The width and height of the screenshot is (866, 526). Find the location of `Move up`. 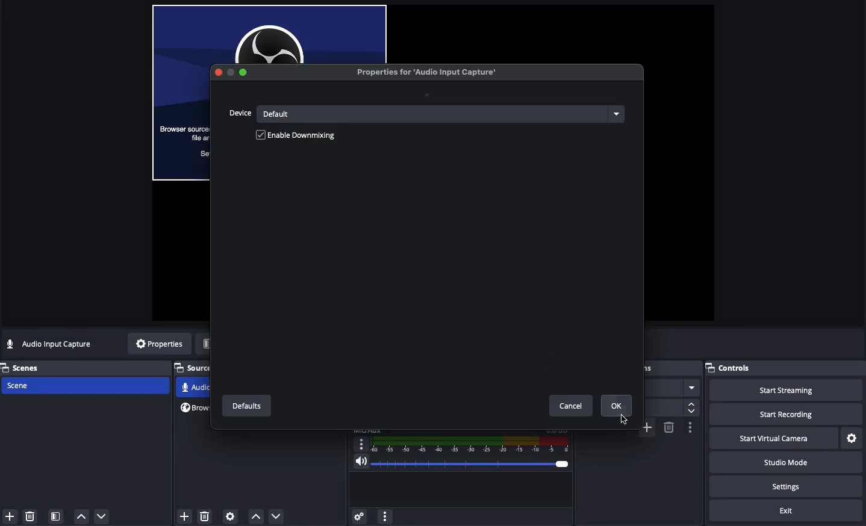

Move up is located at coordinates (255, 516).